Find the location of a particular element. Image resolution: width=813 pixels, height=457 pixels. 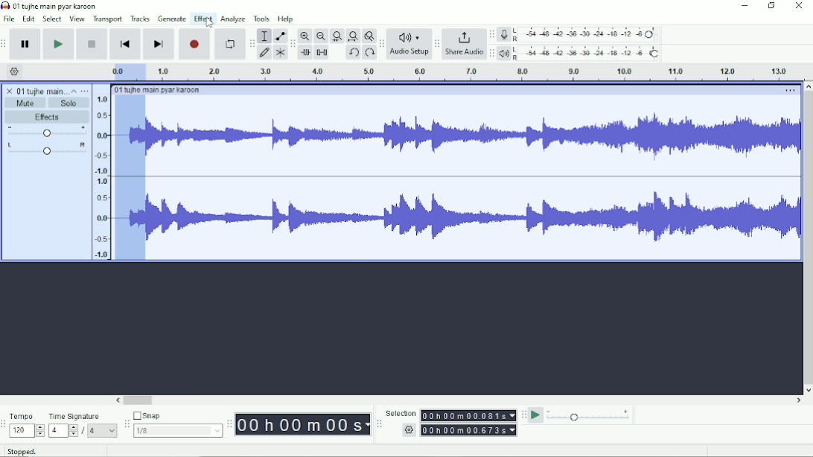

Share Audio is located at coordinates (463, 53).